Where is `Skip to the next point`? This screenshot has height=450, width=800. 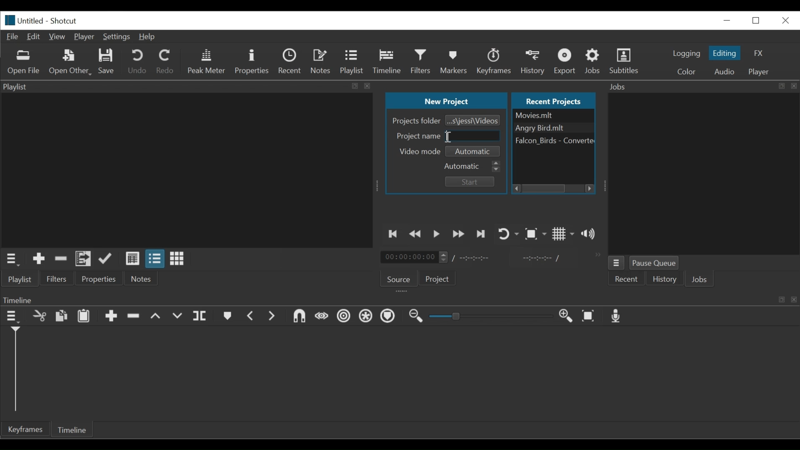
Skip to the next point is located at coordinates (481, 235).